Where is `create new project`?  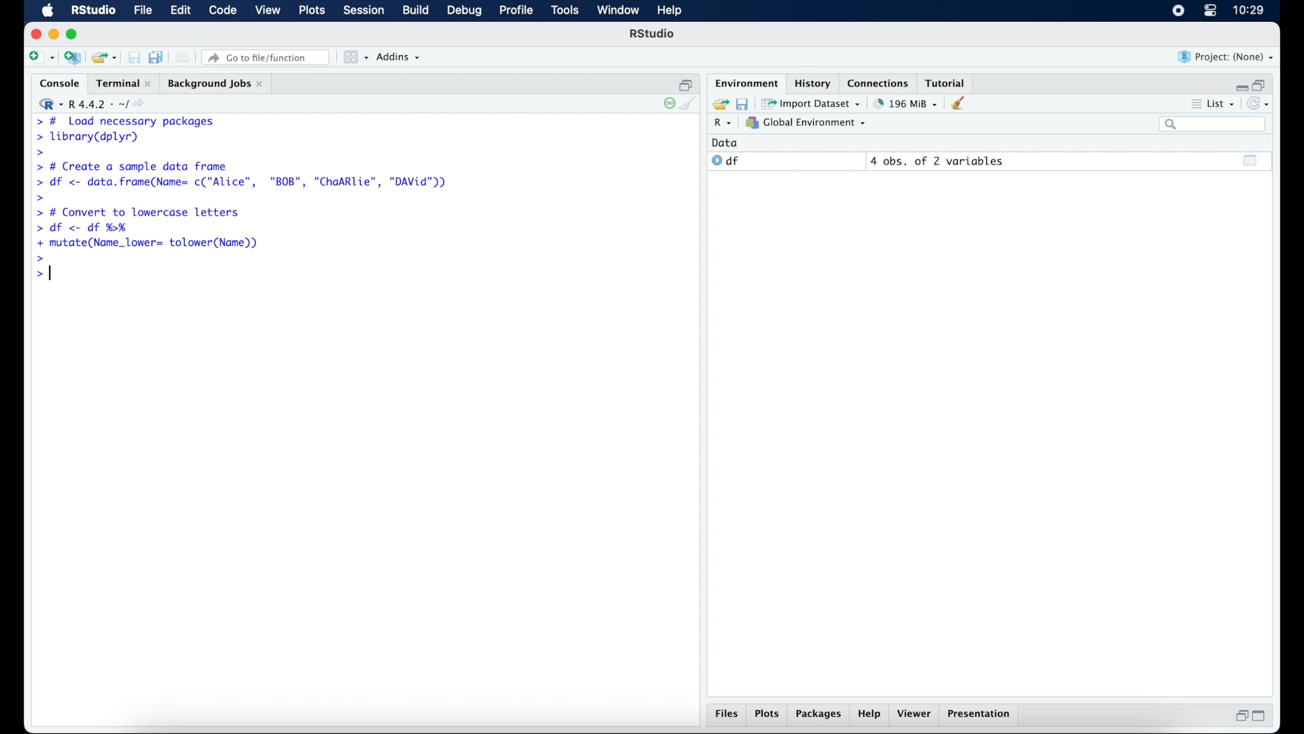 create new project is located at coordinates (73, 58).